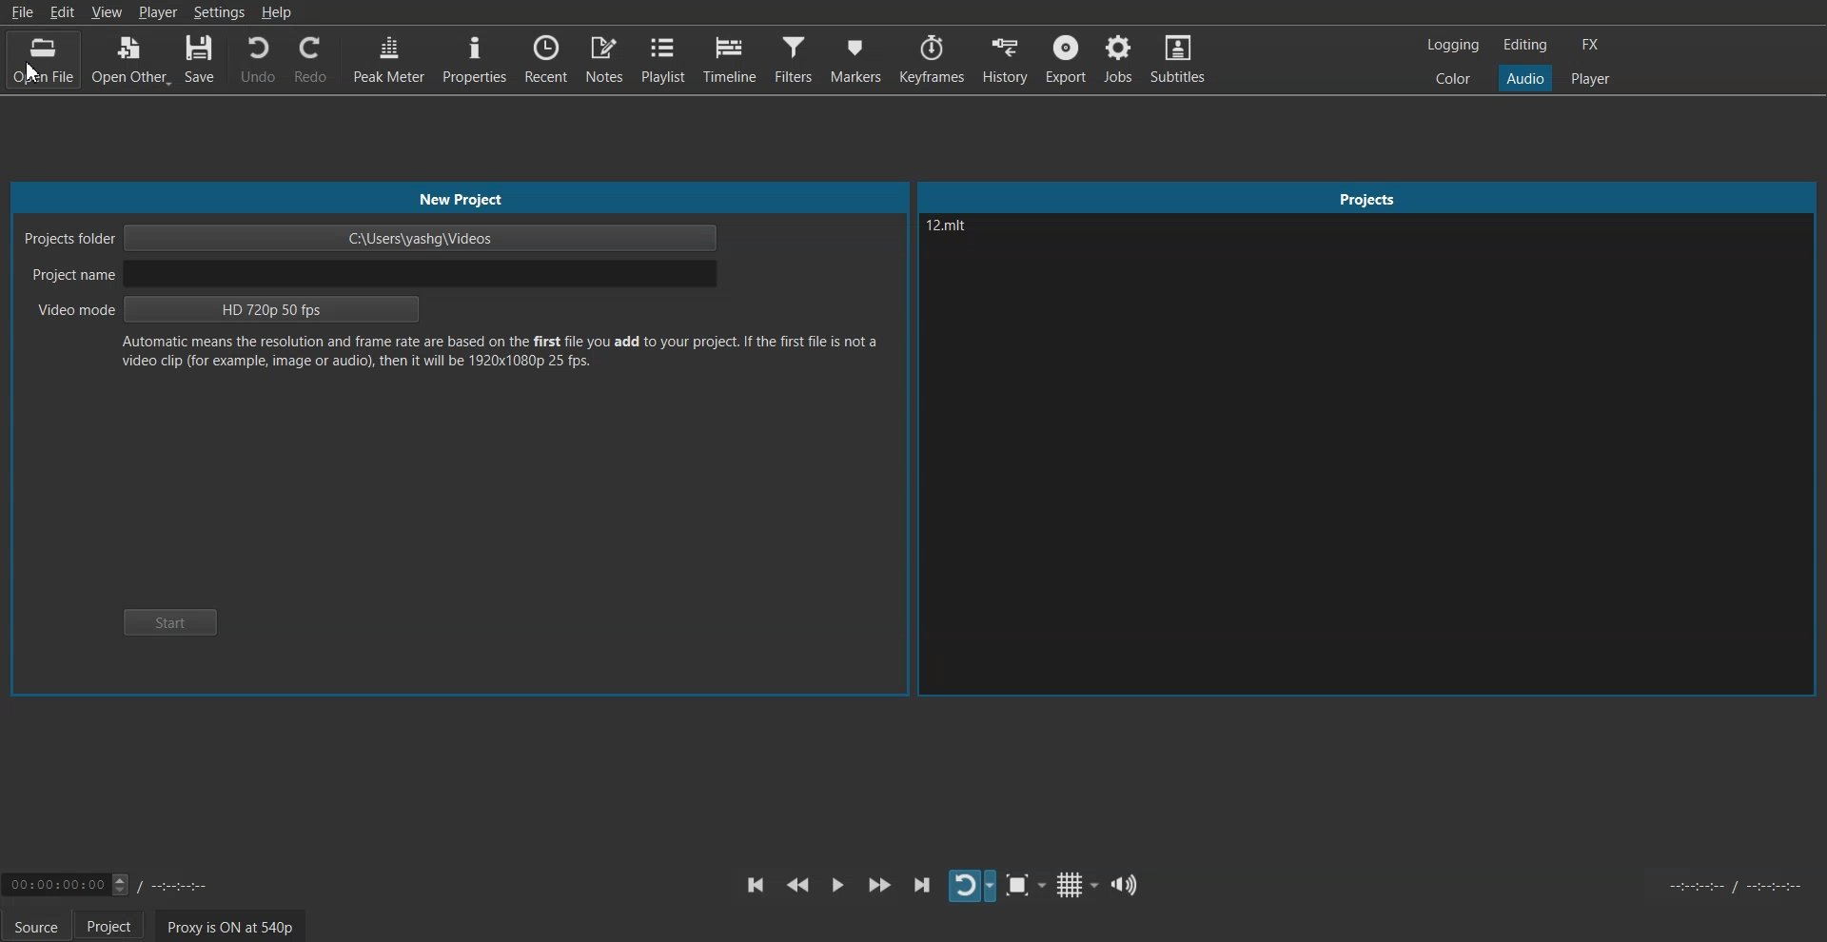 The height and width of the screenshot is (942, 1827). Describe the element at coordinates (65, 10) in the screenshot. I see `Edit` at that location.